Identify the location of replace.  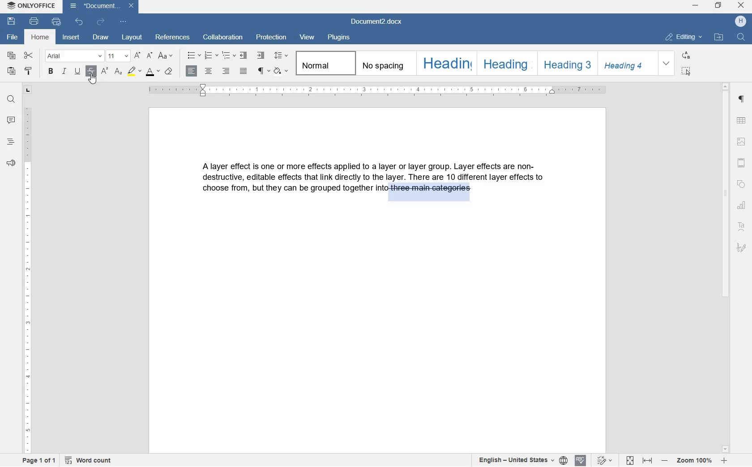
(687, 56).